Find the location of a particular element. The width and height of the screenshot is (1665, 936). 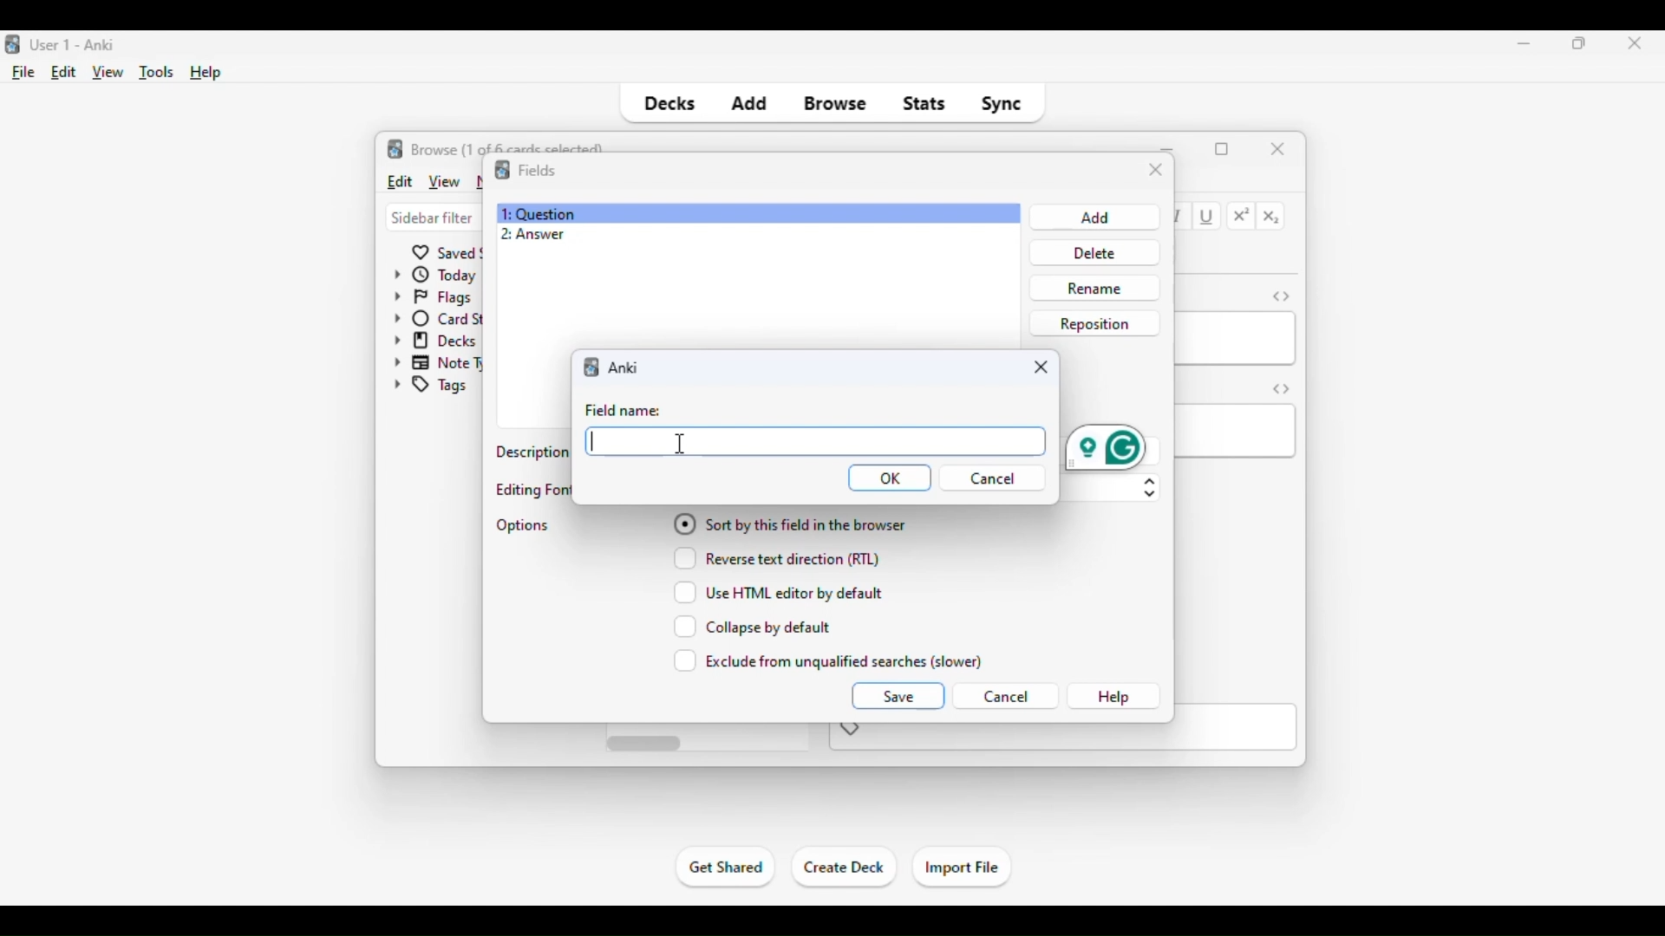

sort by this field in the browser is located at coordinates (789, 523).